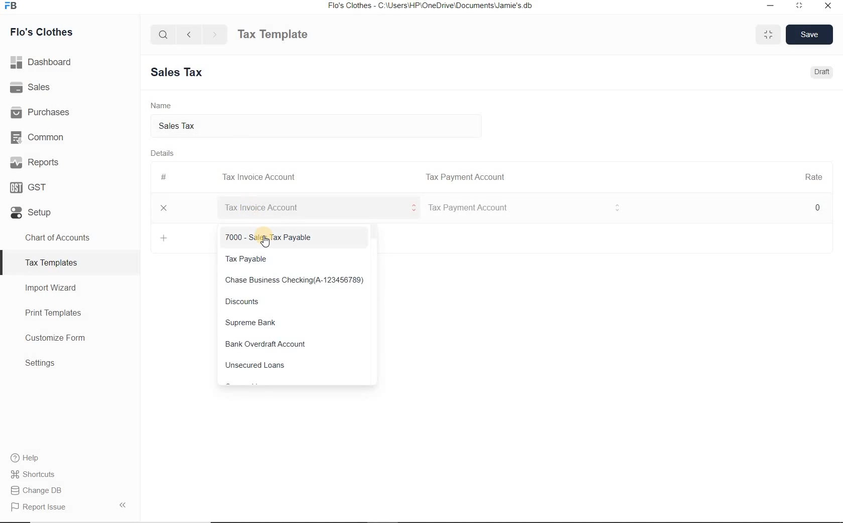 The width and height of the screenshot is (843, 523). Describe the element at coordinates (297, 367) in the screenshot. I see `Unsecured Loans` at that location.